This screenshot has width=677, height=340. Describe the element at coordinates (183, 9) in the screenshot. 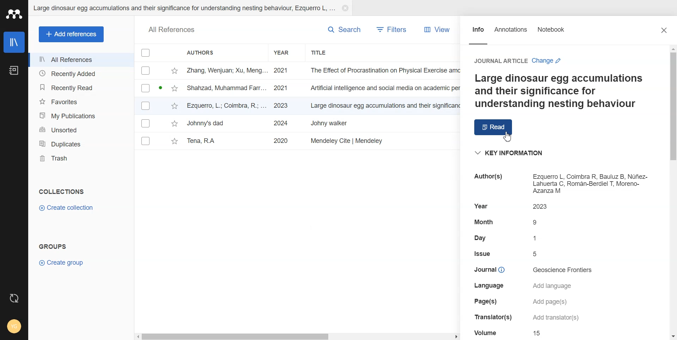

I see `Folder` at that location.